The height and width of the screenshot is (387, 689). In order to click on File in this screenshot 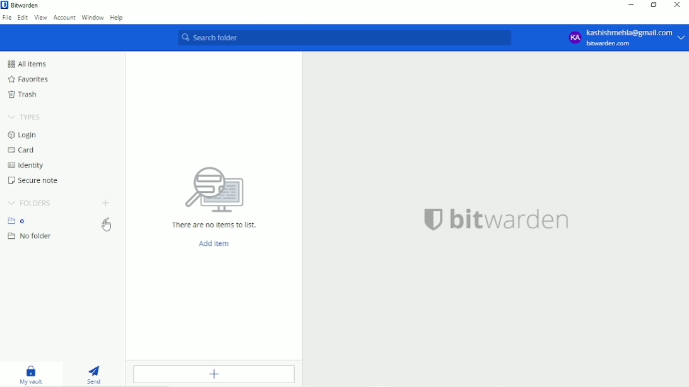, I will do `click(7, 18)`.